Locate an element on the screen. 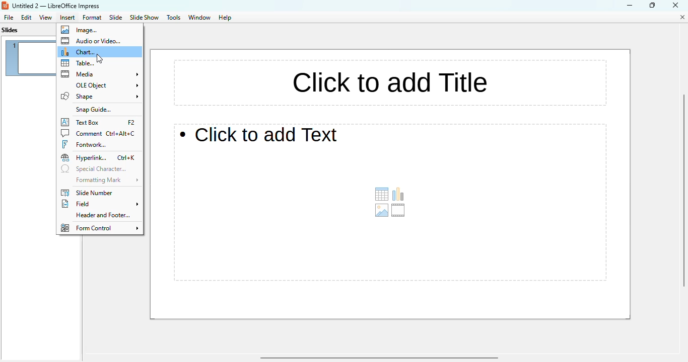 The height and width of the screenshot is (362, 688). file is located at coordinates (8, 18).